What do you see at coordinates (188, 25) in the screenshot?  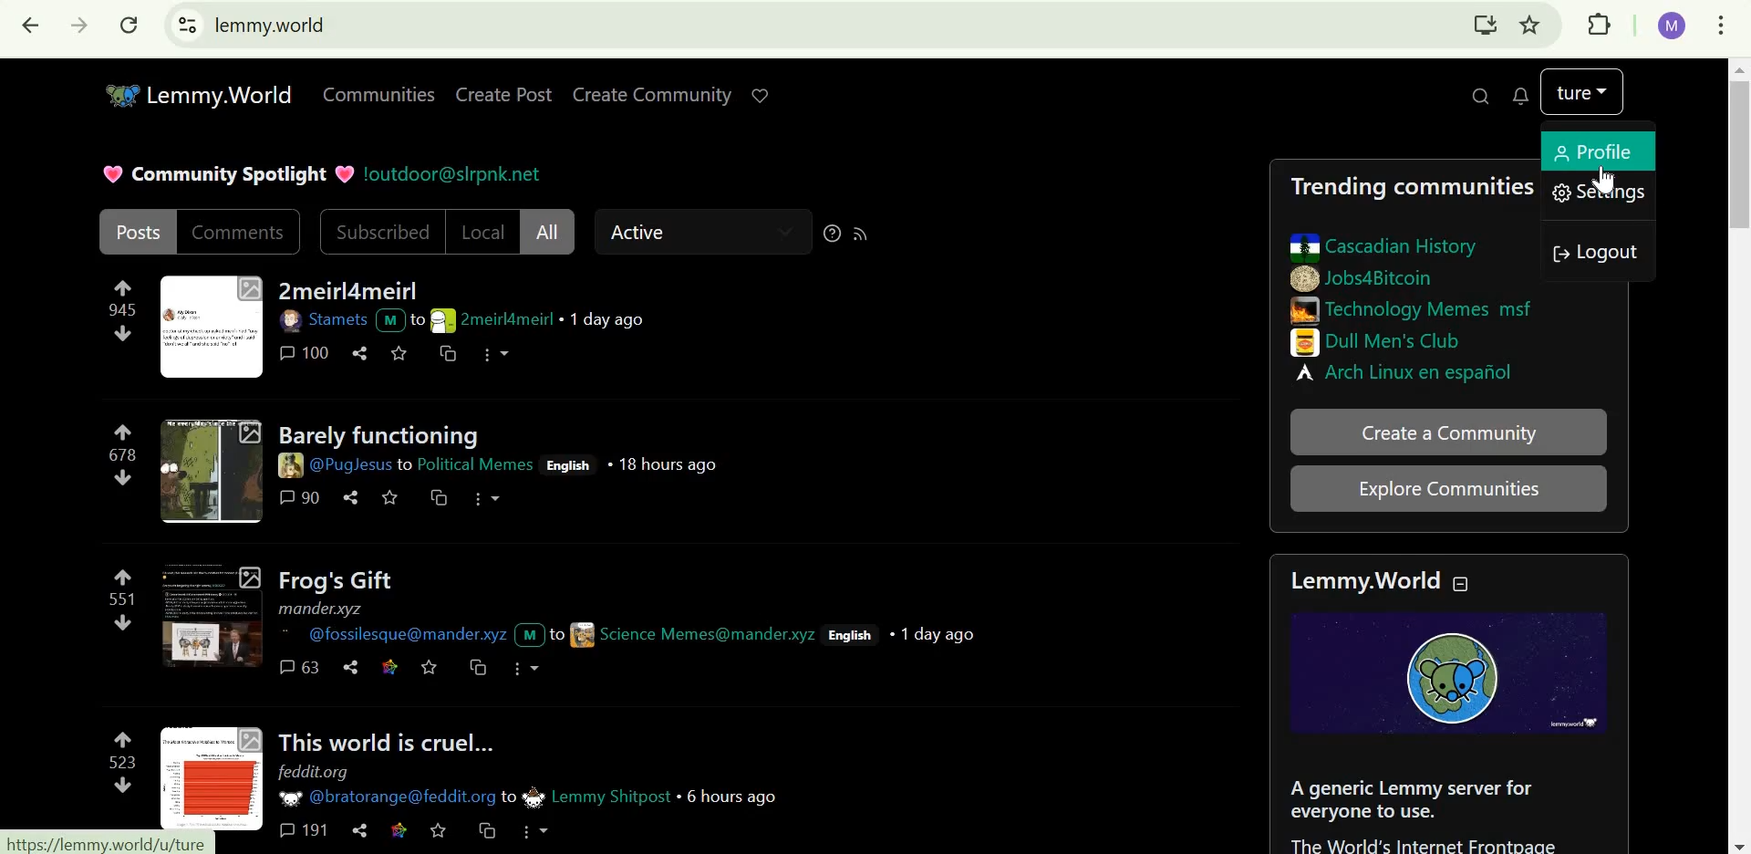 I see `view site information` at bounding box center [188, 25].